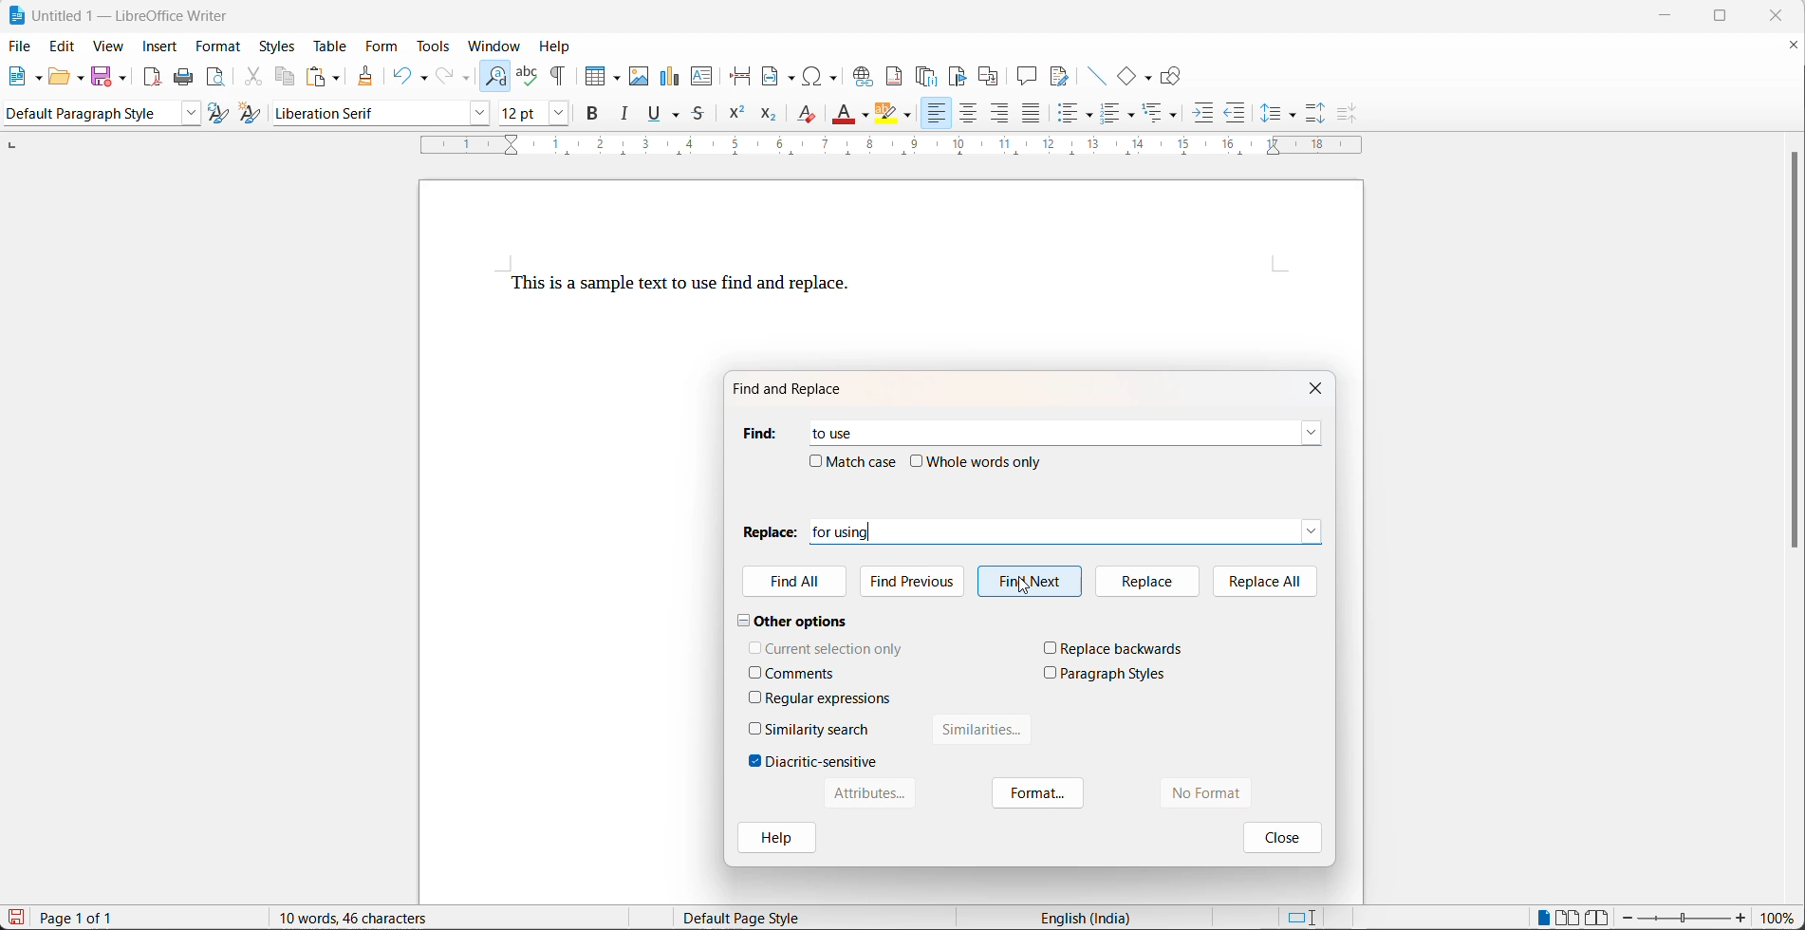  I want to click on line spacing, so click(1293, 116).